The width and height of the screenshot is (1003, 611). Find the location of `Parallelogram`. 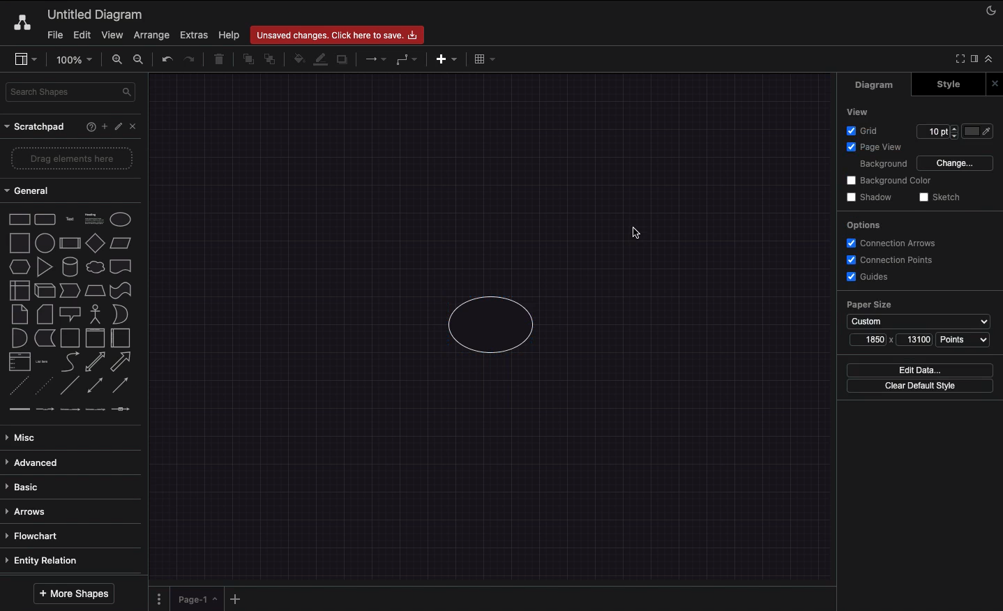

Parallelogram is located at coordinates (121, 243).